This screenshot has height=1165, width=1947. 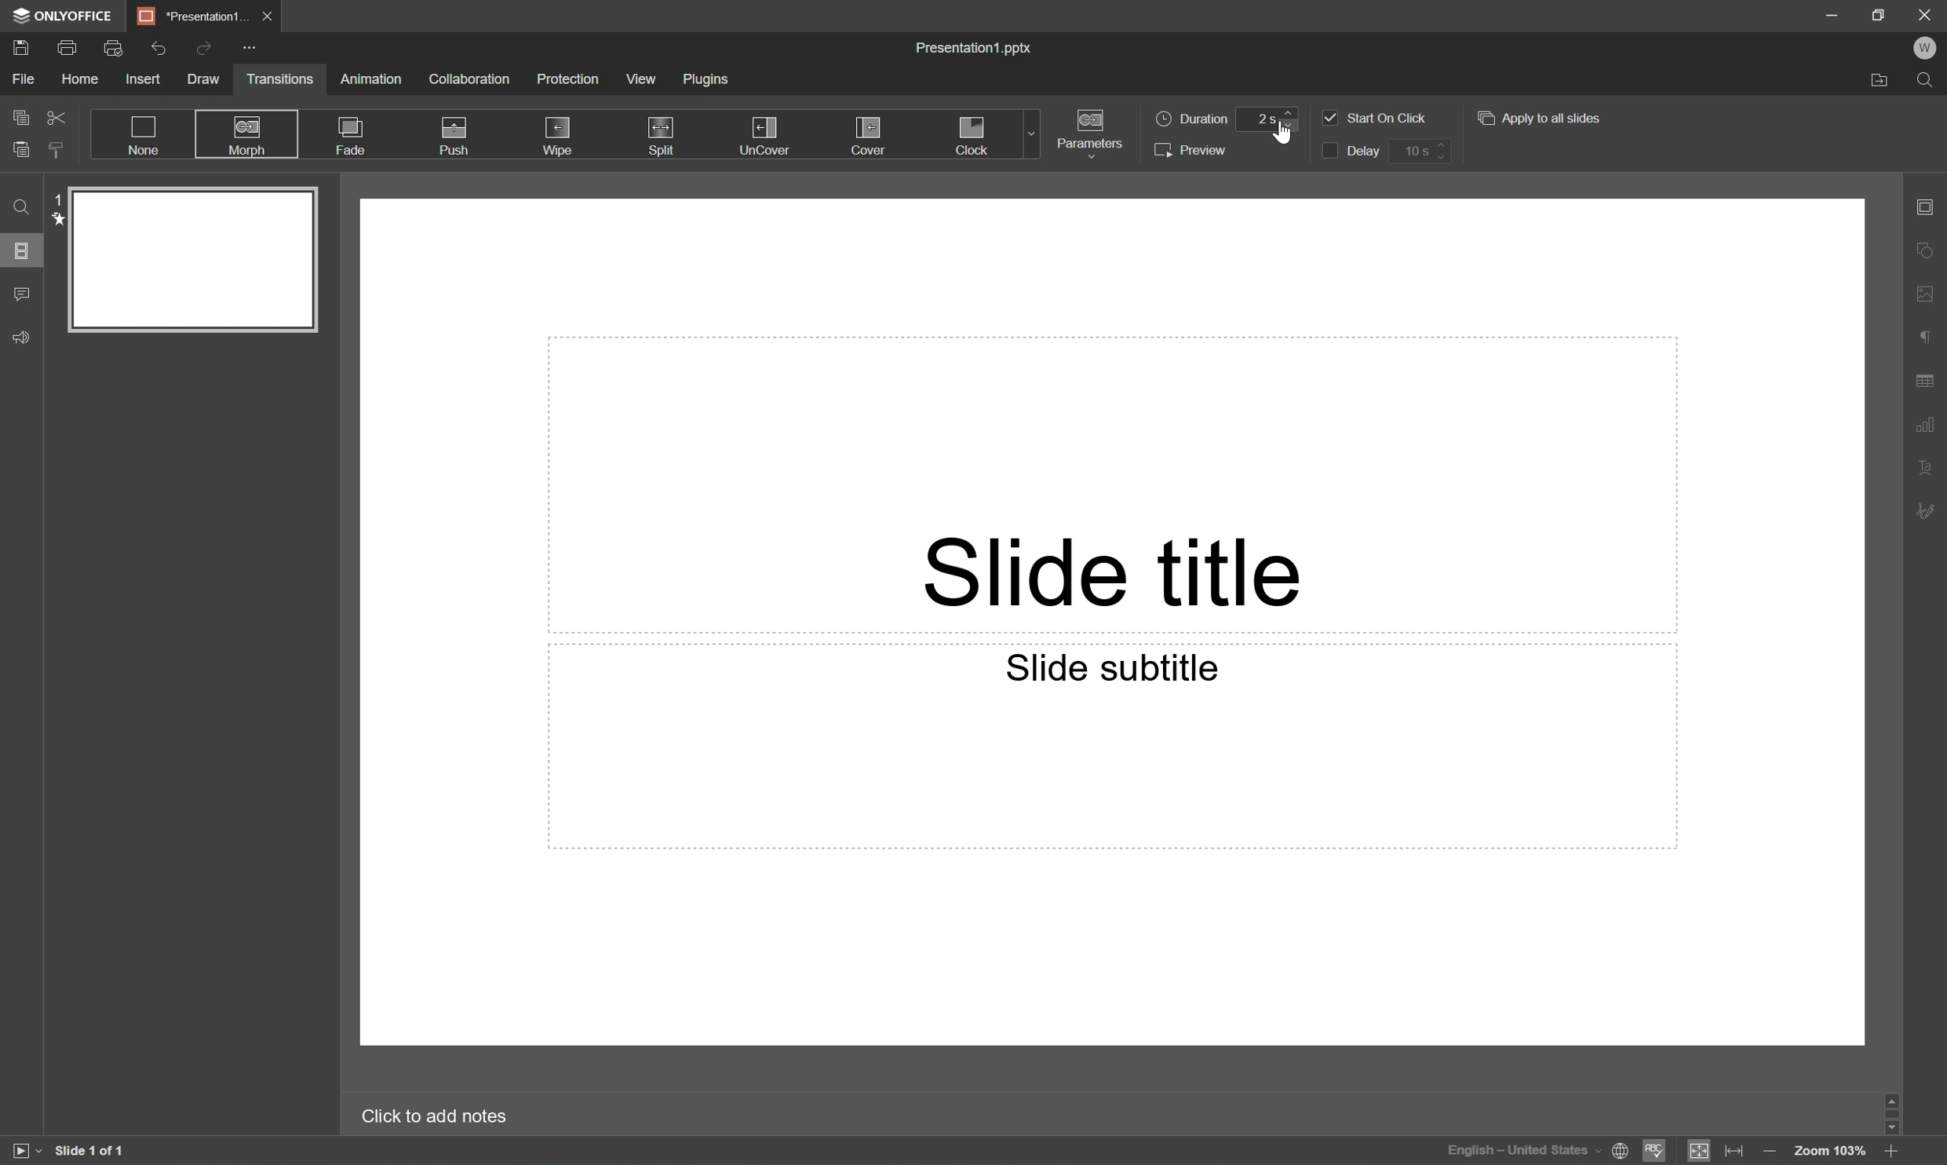 I want to click on Uncover, so click(x=767, y=135).